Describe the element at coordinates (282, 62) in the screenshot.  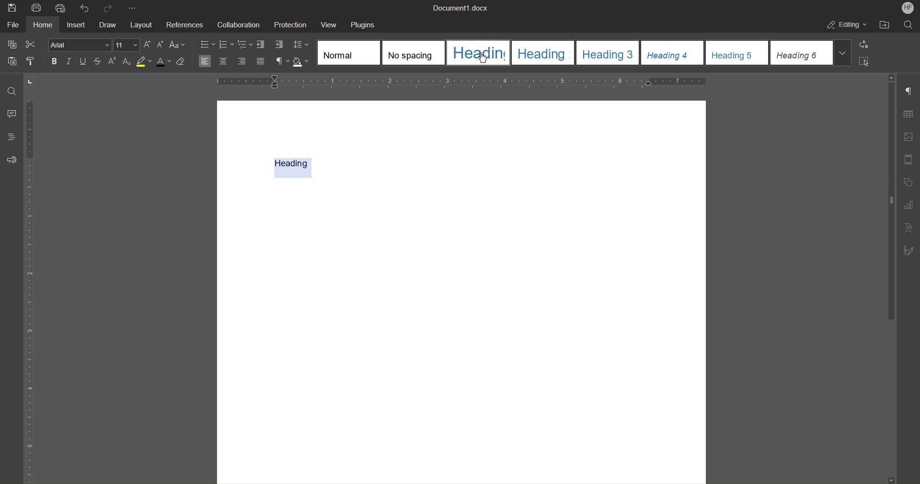
I see `Non-Printing Characters` at that location.